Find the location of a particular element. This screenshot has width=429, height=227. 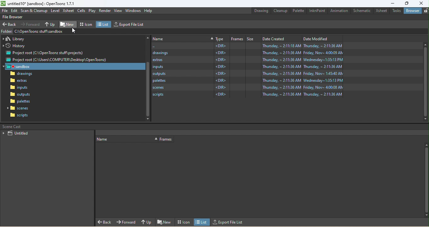

Level is located at coordinates (56, 11).